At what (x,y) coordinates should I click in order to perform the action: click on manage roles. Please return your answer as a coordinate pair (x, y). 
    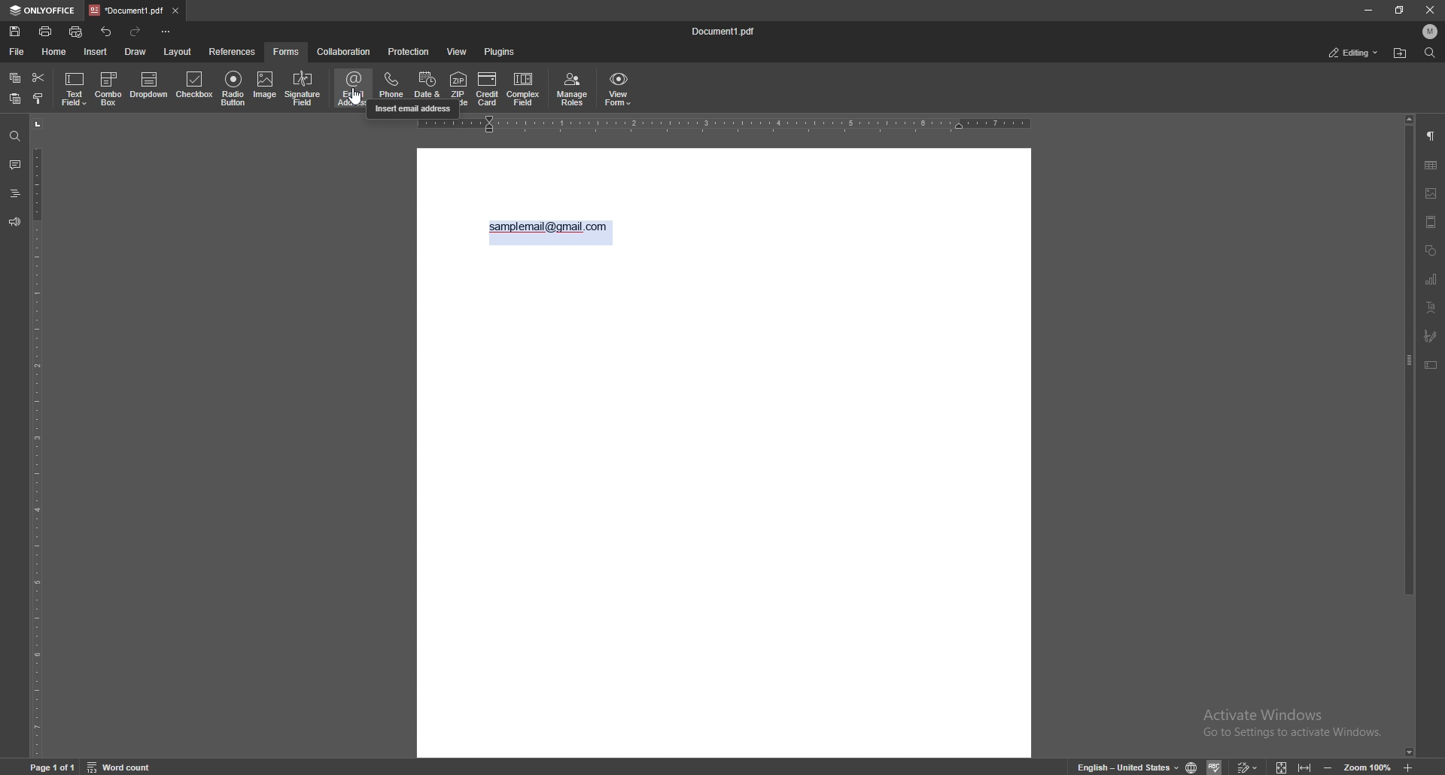
    Looking at the image, I should click on (573, 89).